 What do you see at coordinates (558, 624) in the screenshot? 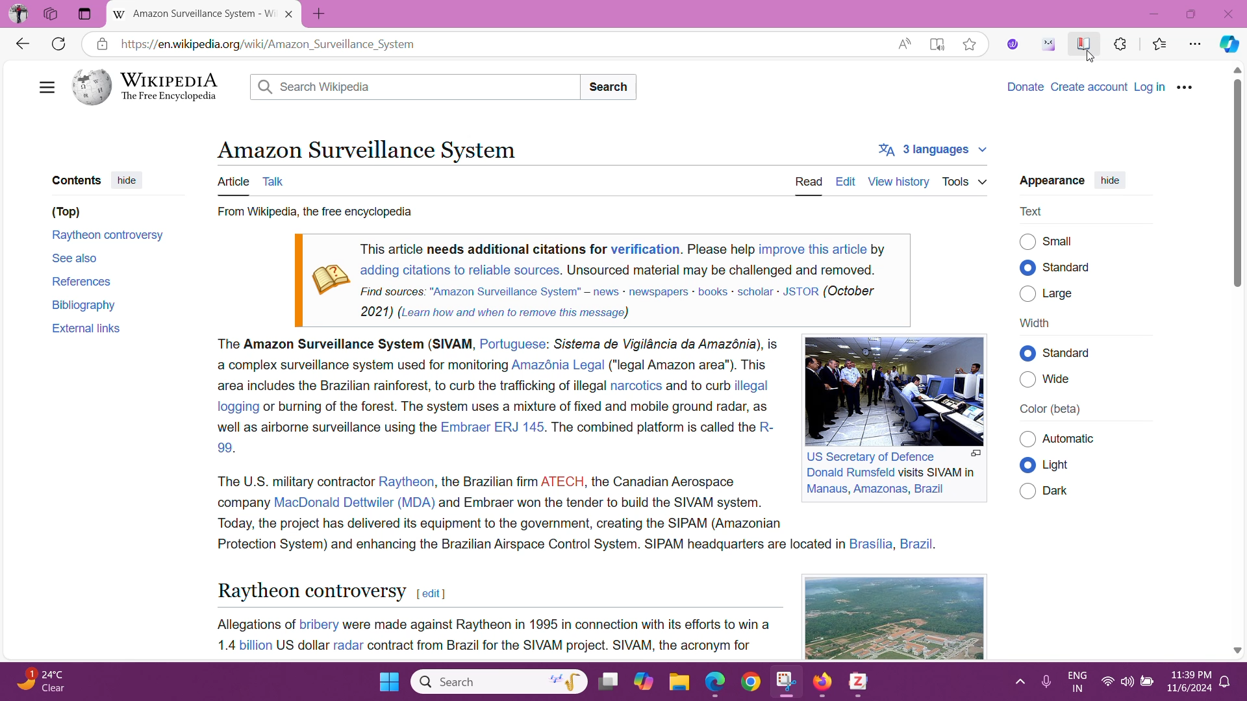
I see `were made against Raytheon in 1995 in connection with its efforts to win a` at bounding box center [558, 624].